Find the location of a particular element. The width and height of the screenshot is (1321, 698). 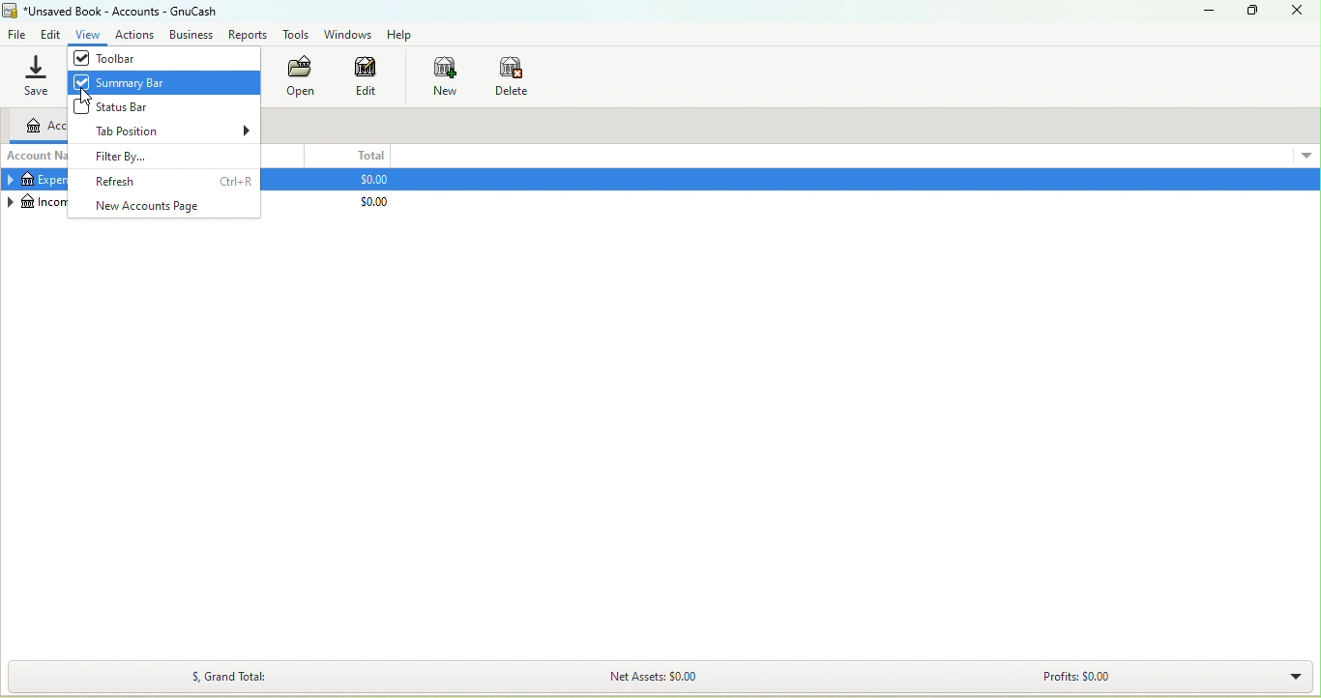

Tab position is located at coordinates (164, 131).